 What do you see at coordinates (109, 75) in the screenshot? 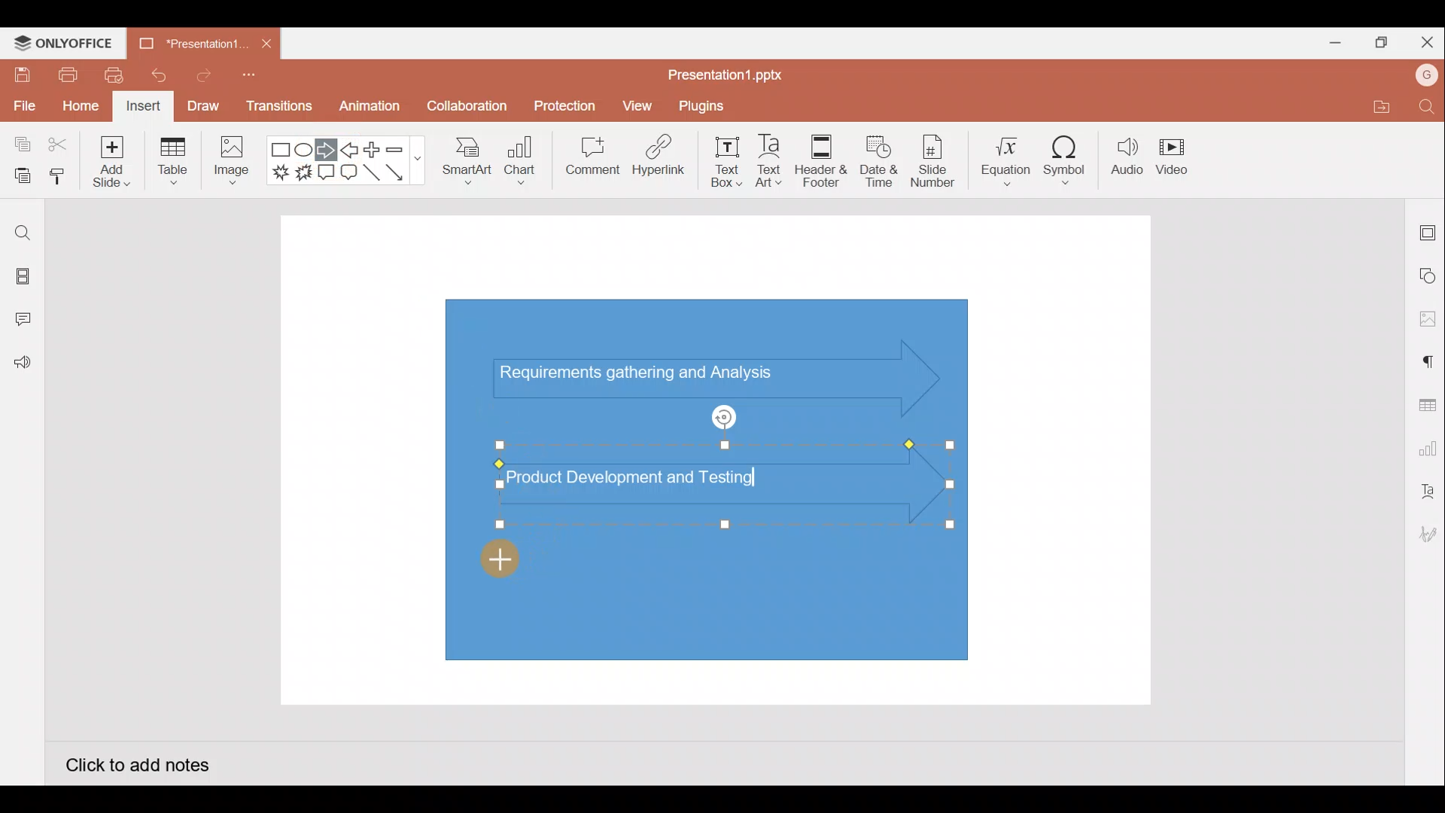
I see `Quick print` at bounding box center [109, 75].